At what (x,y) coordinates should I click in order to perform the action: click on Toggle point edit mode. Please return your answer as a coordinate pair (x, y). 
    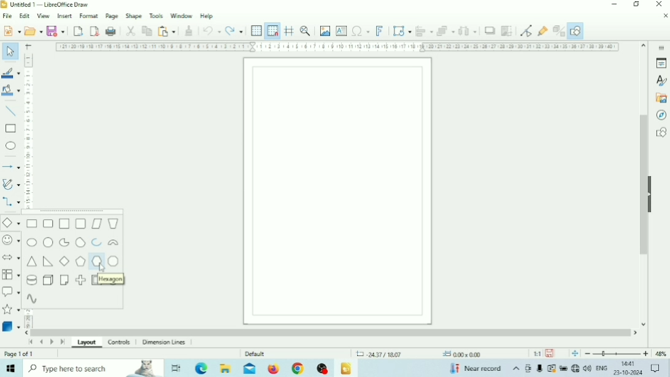
    Looking at the image, I should click on (526, 31).